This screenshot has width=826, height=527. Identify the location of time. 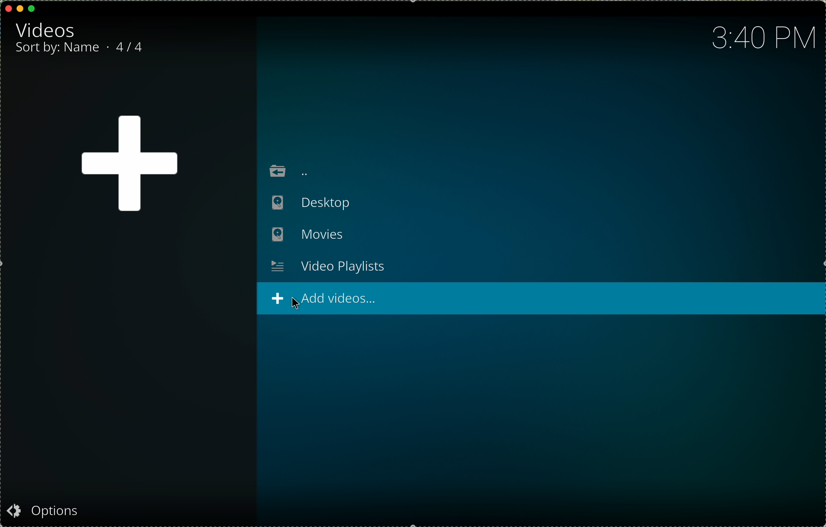
(765, 39).